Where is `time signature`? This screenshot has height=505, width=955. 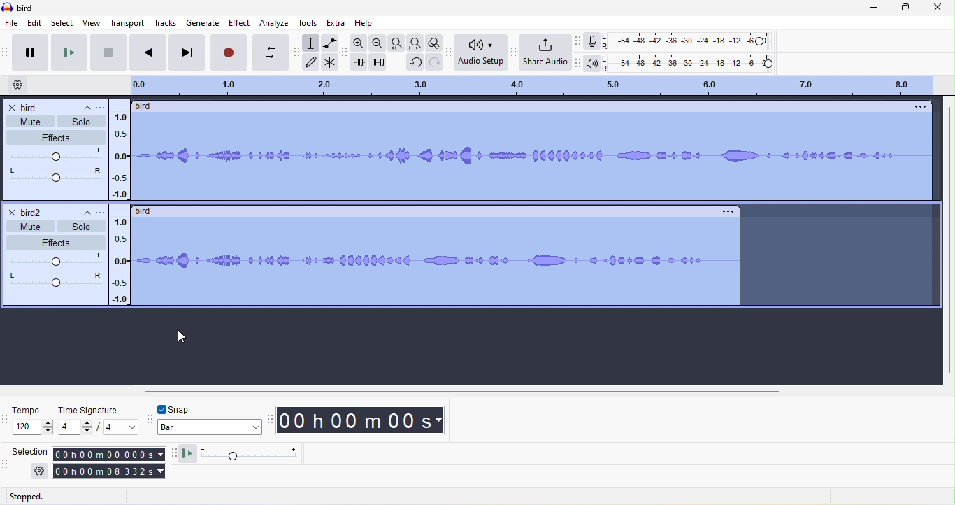
time signature is located at coordinates (97, 421).